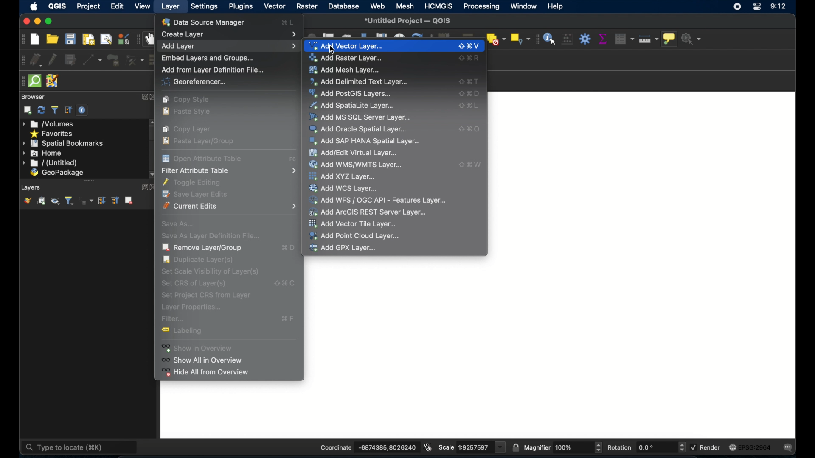 The image size is (815, 458). I want to click on measure line, so click(649, 39).